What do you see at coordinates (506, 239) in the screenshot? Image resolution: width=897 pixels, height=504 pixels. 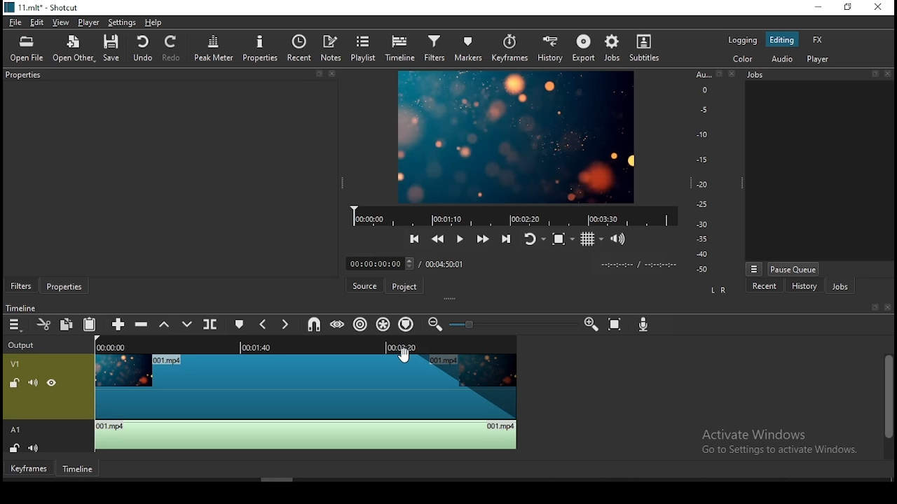 I see `skip to the next point` at bounding box center [506, 239].